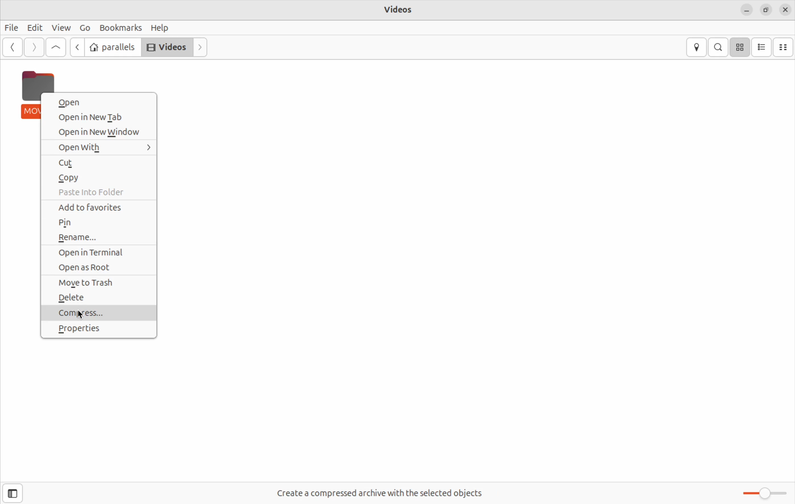 The width and height of the screenshot is (795, 504). What do you see at coordinates (102, 193) in the screenshot?
I see `paste into folder` at bounding box center [102, 193].